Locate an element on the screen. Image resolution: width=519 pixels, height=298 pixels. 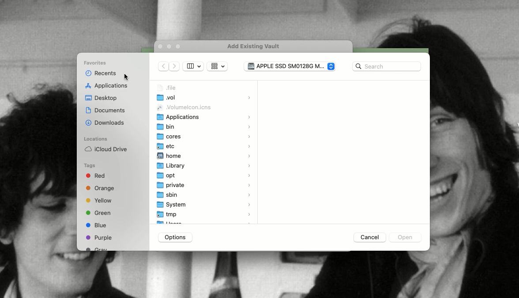
Documents is located at coordinates (105, 110).